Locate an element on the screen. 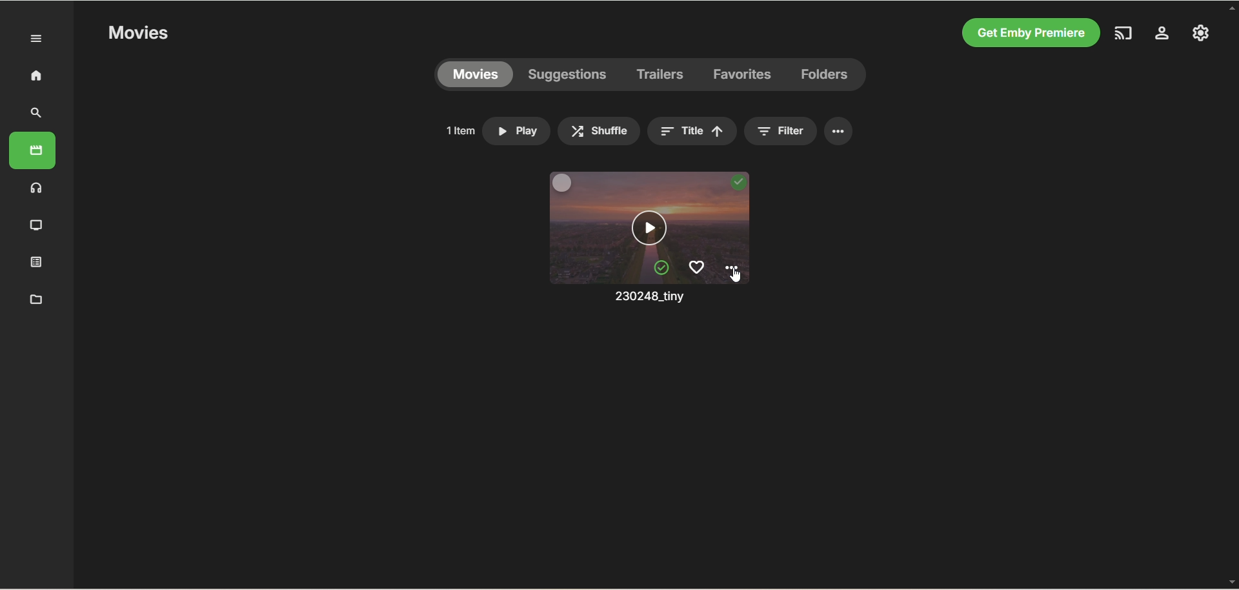  mark unplayed is located at coordinates (661, 268).